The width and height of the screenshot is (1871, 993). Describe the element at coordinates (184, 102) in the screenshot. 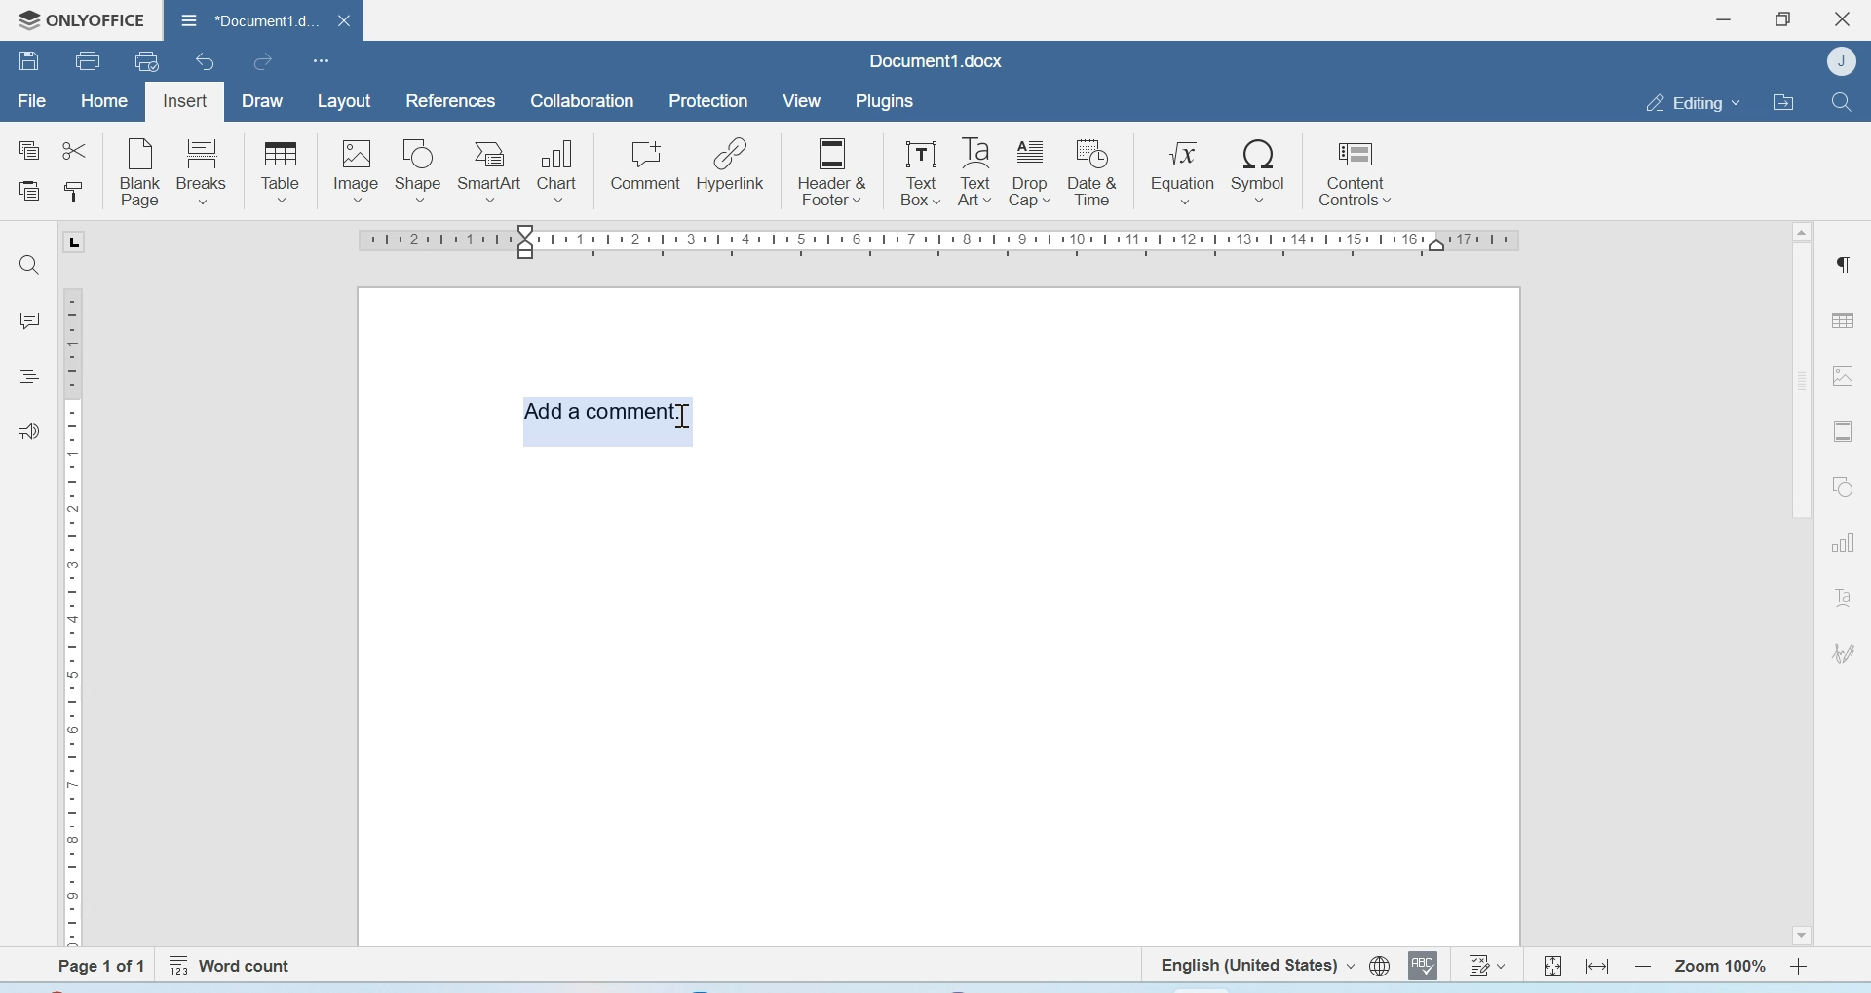

I see `Insert` at that location.